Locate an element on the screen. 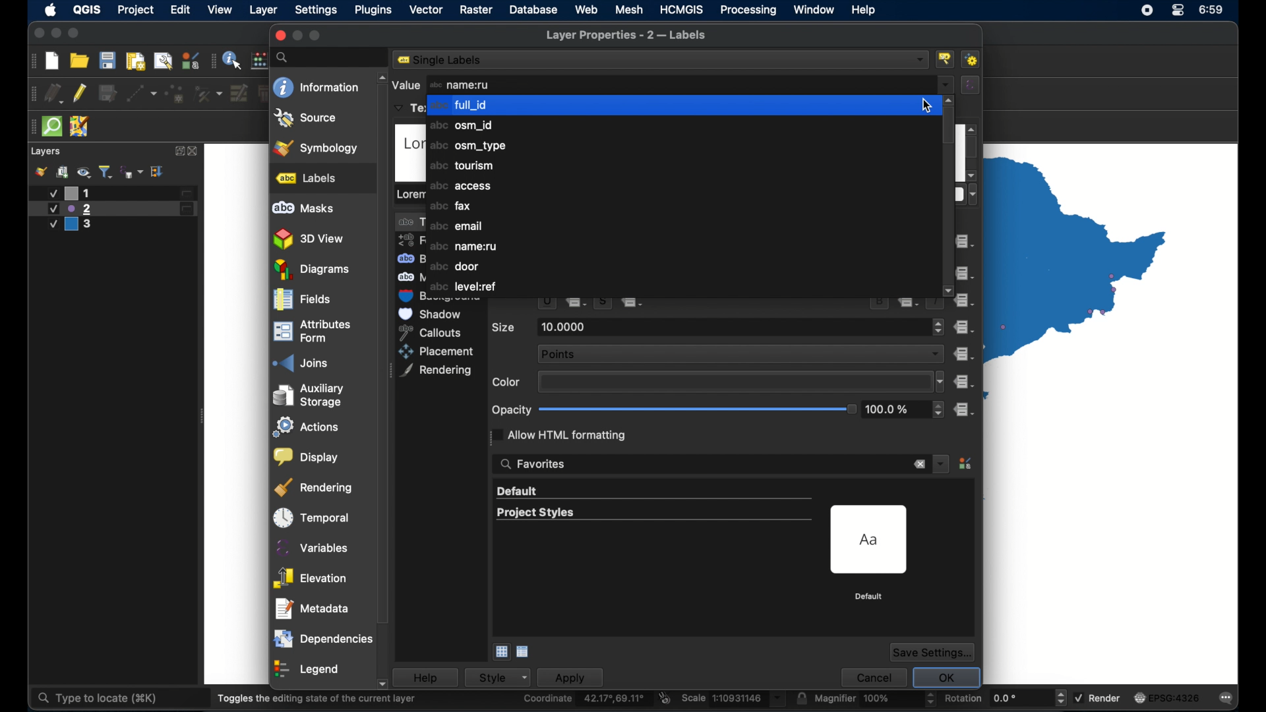 Image resolution: width=1266 pixels, height=712 pixels. layer 1 is located at coordinates (119, 193).